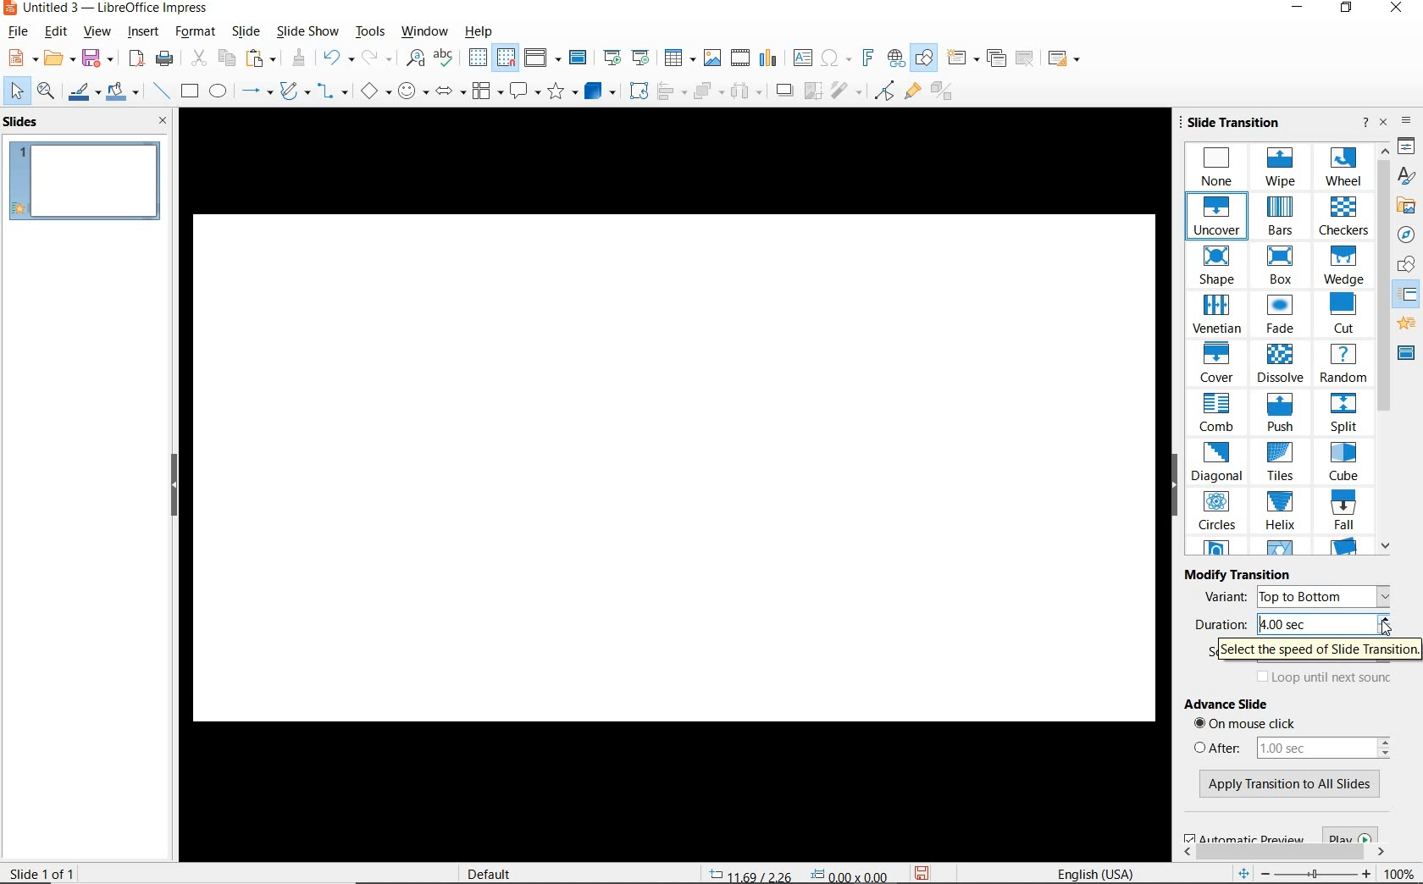 This screenshot has width=1423, height=884. Describe the element at coordinates (450, 91) in the screenshot. I see `BLOCK ARROWS` at that location.